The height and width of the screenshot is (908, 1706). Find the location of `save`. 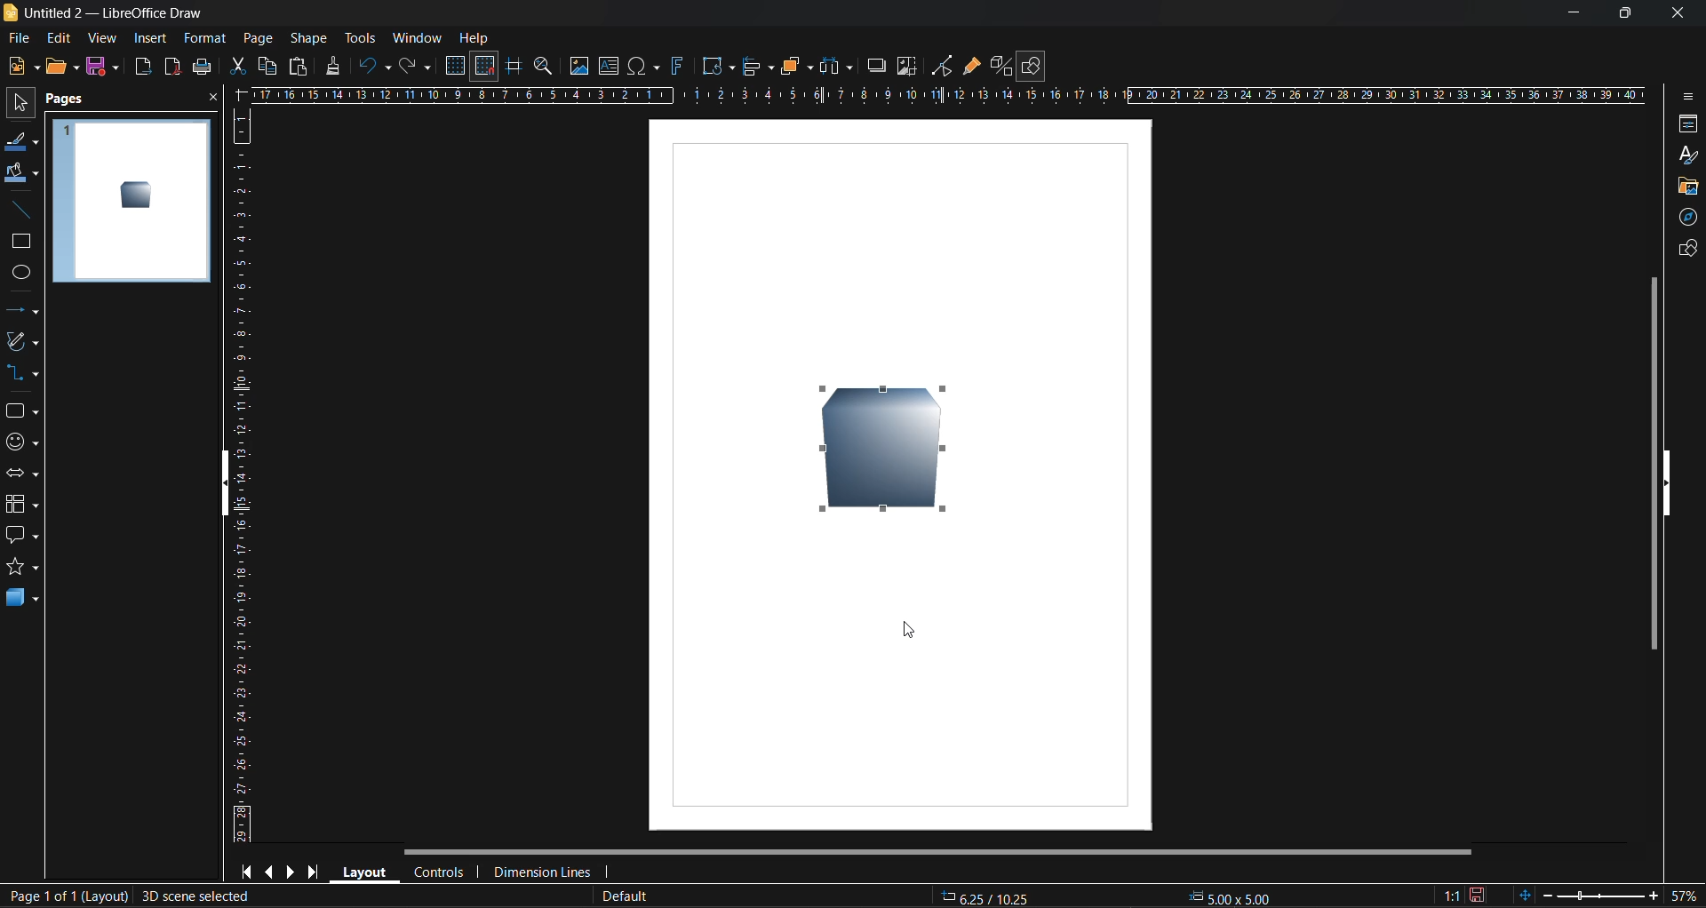

save is located at coordinates (106, 68).